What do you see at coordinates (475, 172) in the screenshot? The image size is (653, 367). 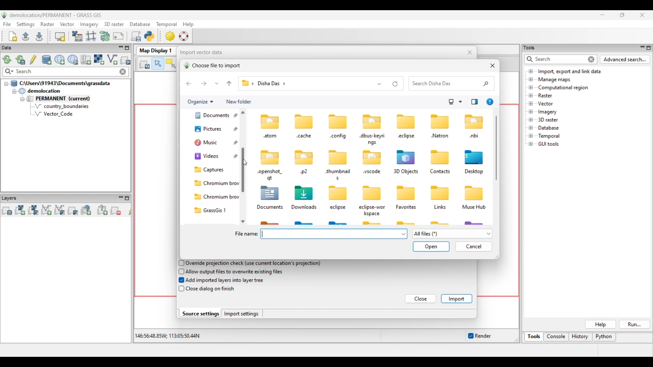 I see `Desktop` at bounding box center [475, 172].